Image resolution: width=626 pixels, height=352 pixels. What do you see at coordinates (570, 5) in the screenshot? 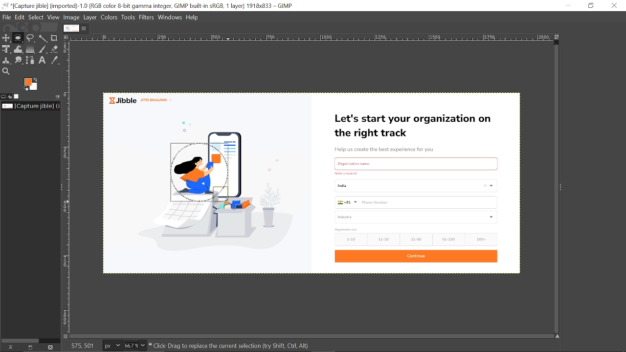
I see `Minimize` at bounding box center [570, 5].